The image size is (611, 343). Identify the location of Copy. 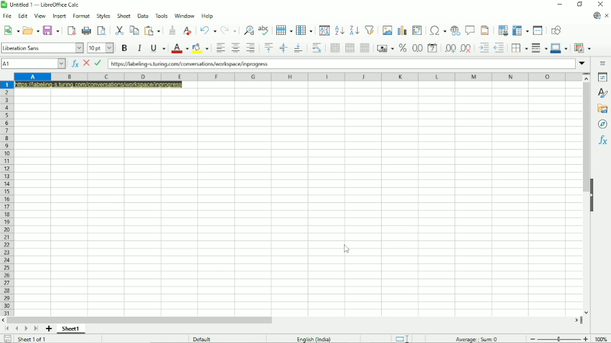
(134, 30).